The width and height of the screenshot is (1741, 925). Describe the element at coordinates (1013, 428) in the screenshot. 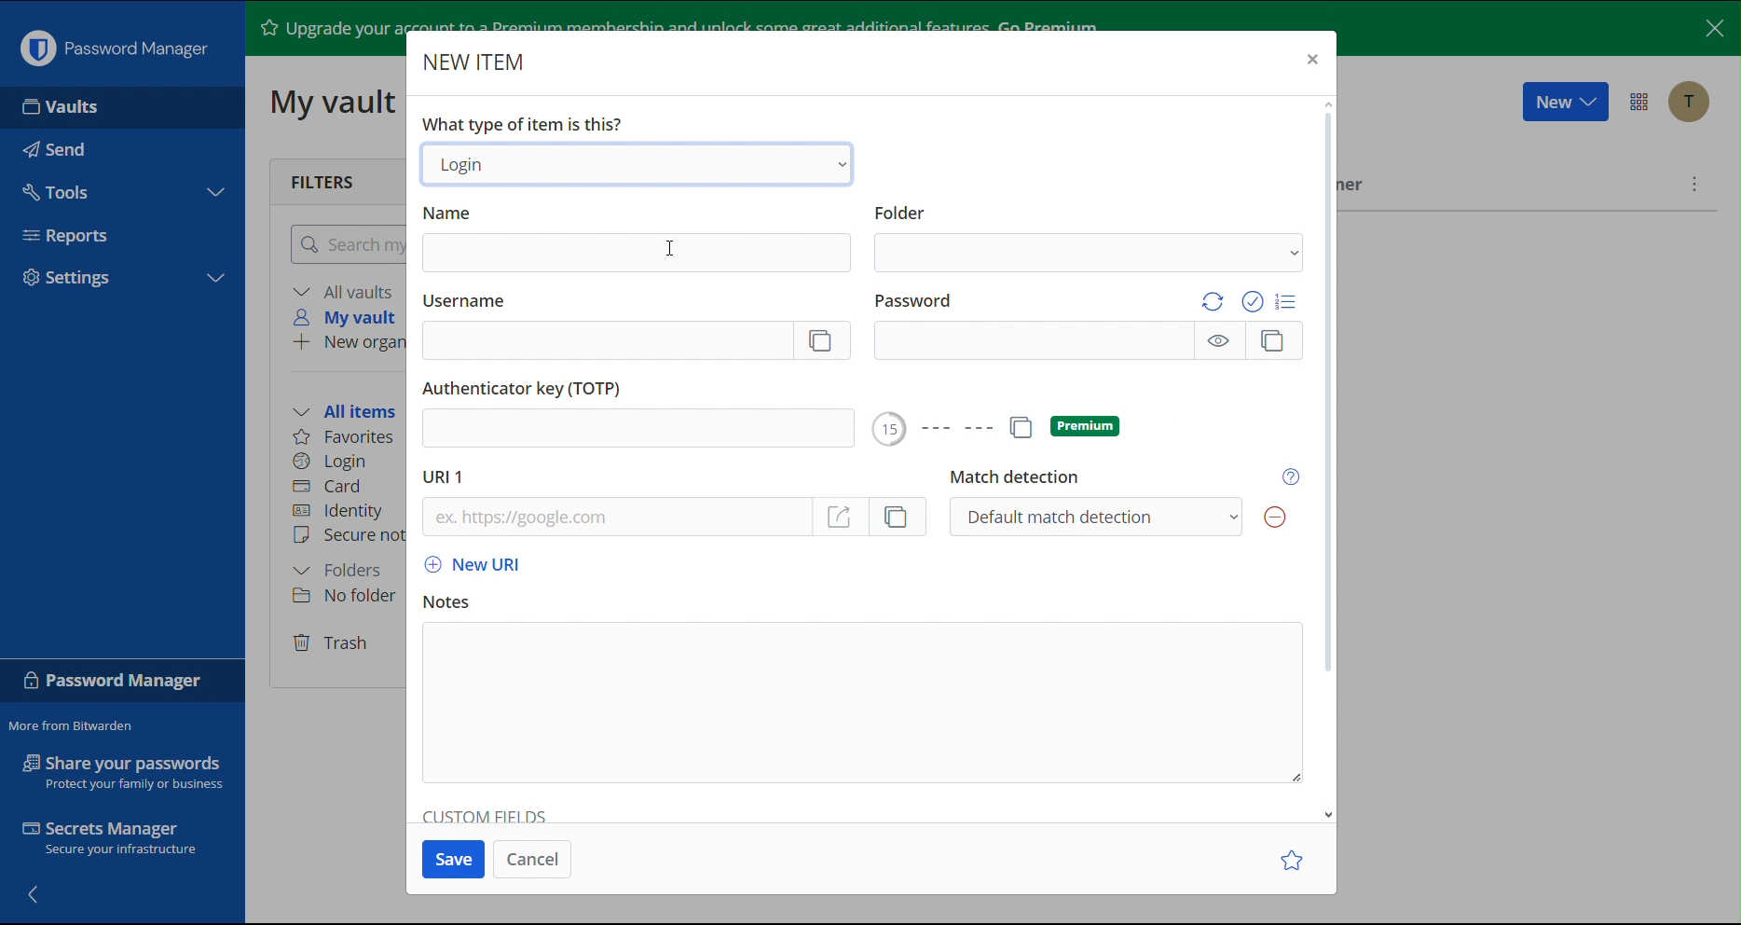

I see `Premium Options` at that location.